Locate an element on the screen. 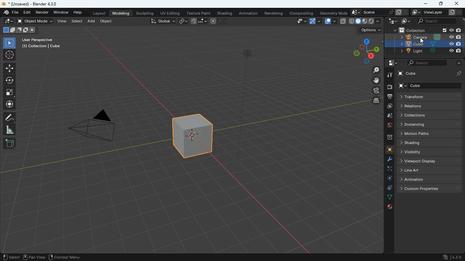 This screenshot has height=261, width=465. aim is located at coordinates (11, 55).